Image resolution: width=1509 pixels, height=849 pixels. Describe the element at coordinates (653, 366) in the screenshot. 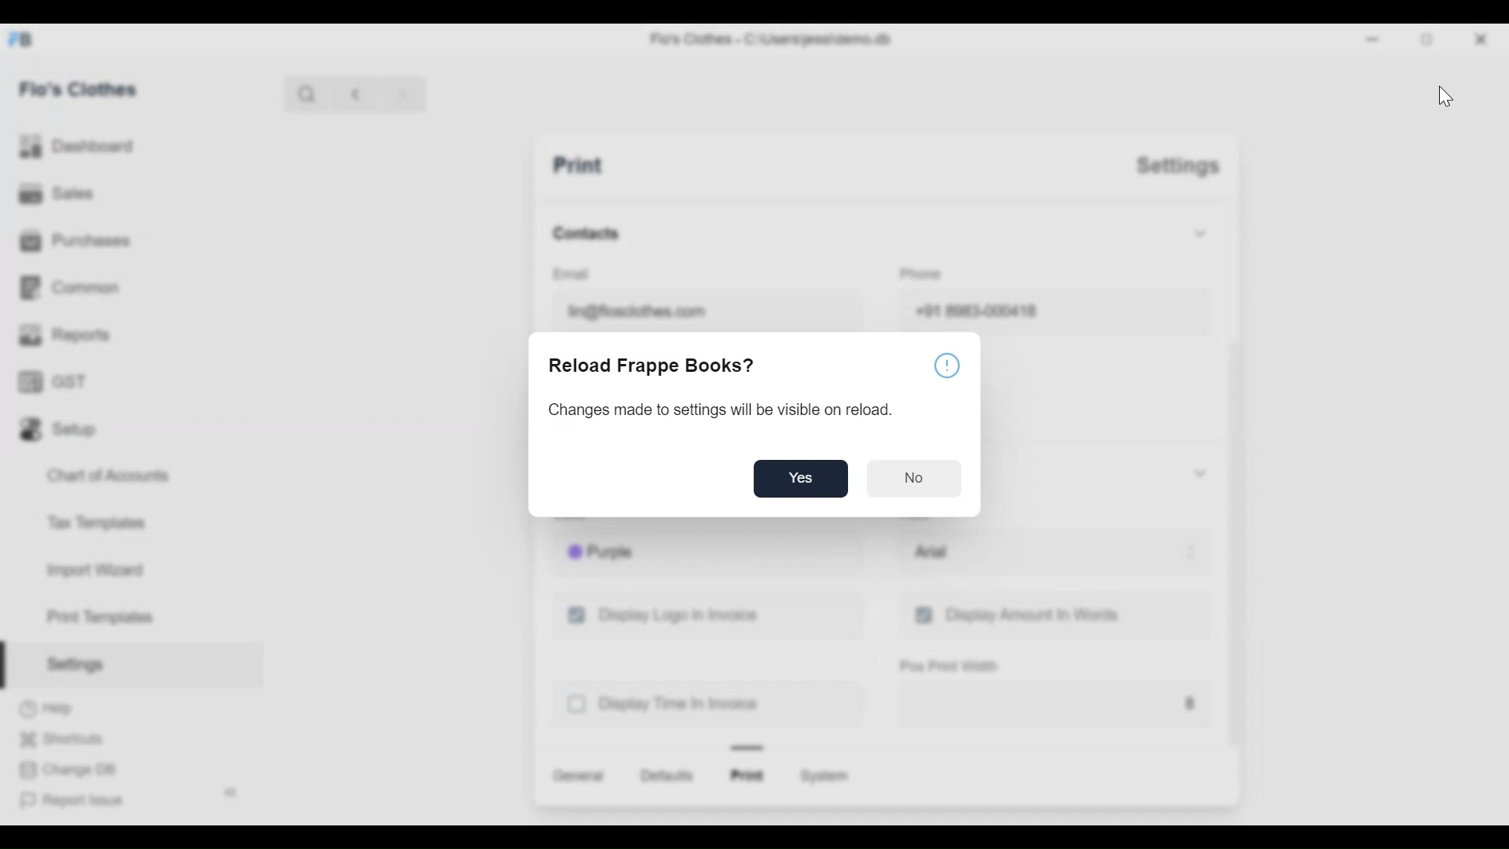

I see `Reload Frappe Books?` at that location.